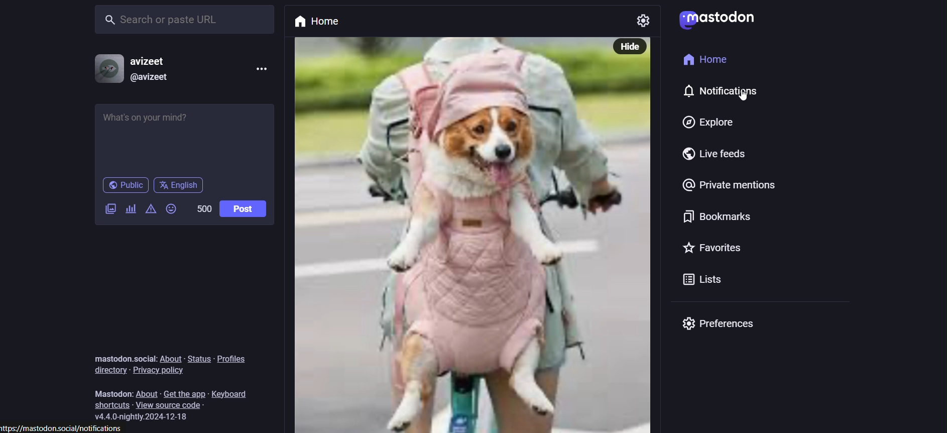 The height and width of the screenshot is (433, 947). What do you see at coordinates (747, 98) in the screenshot?
I see `Cursor` at bounding box center [747, 98].